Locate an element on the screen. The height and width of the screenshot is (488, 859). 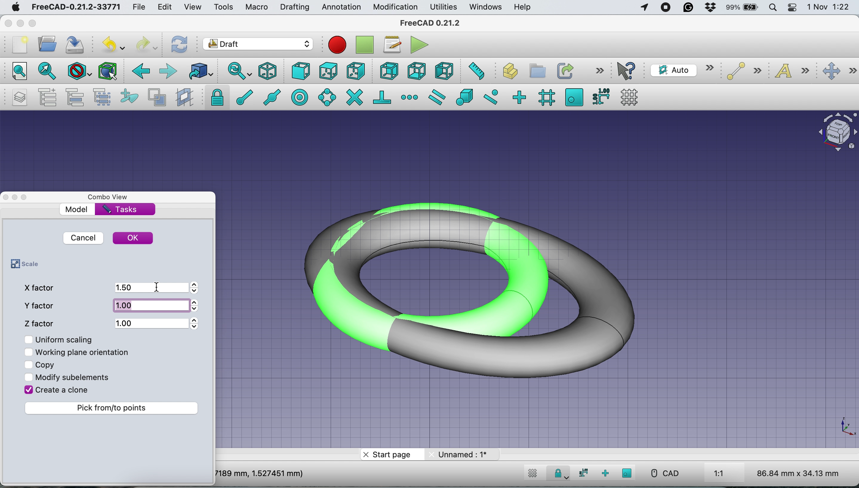
snap midpoint is located at coordinates (274, 97).